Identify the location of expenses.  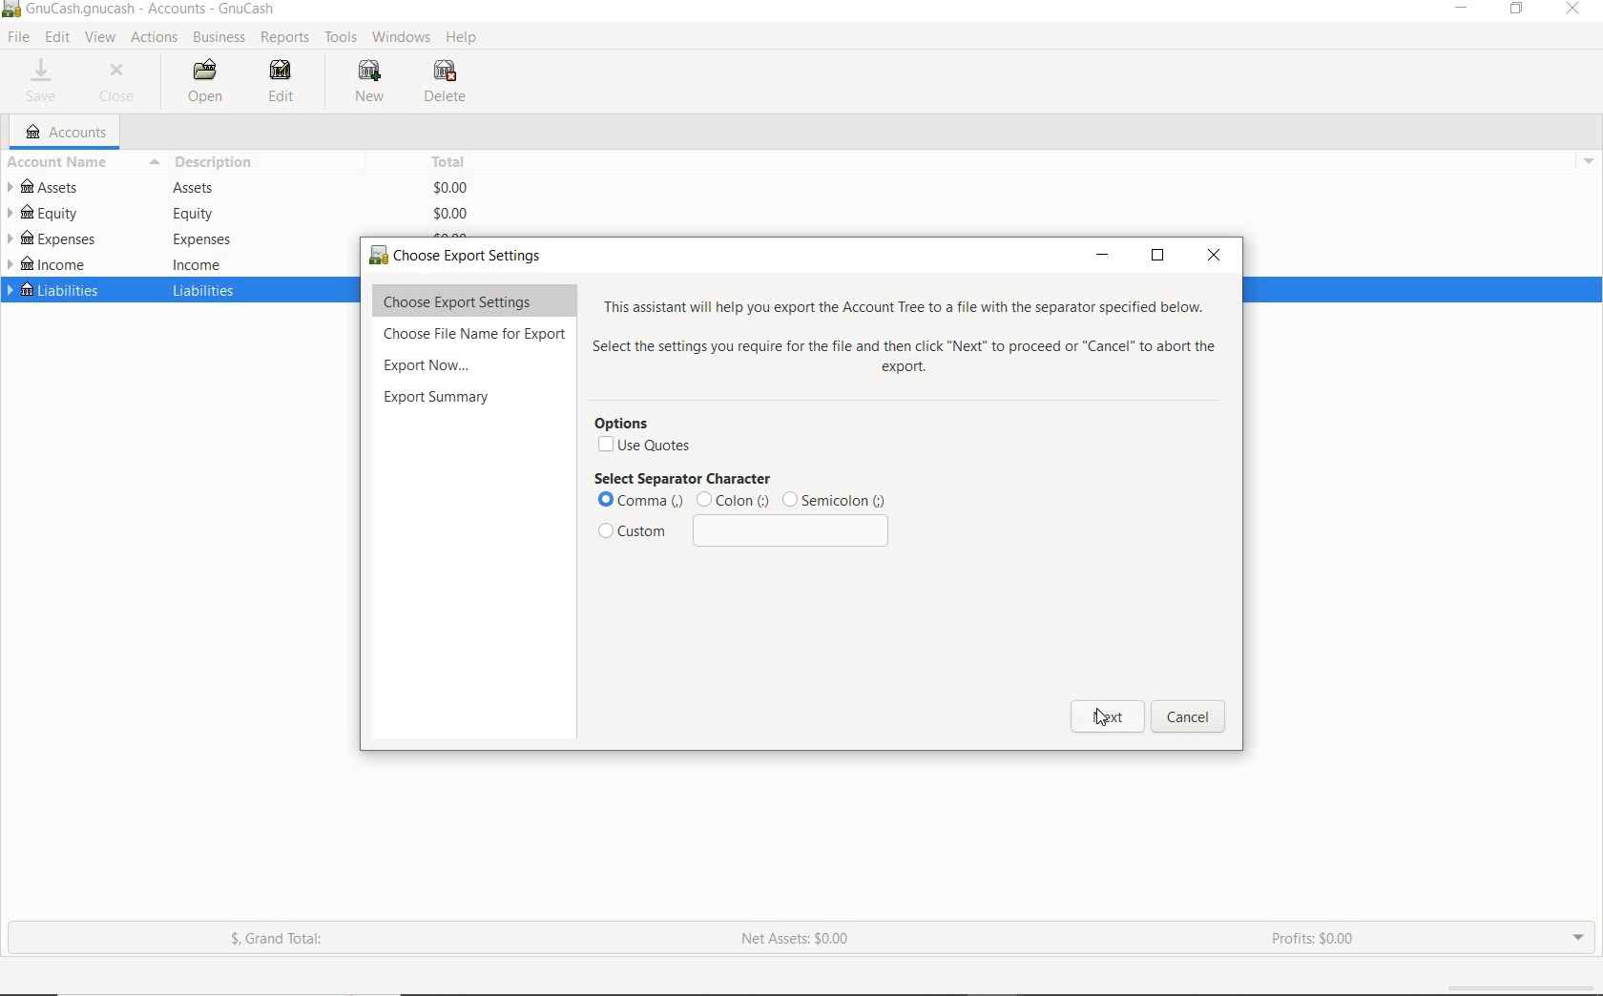
(199, 239).